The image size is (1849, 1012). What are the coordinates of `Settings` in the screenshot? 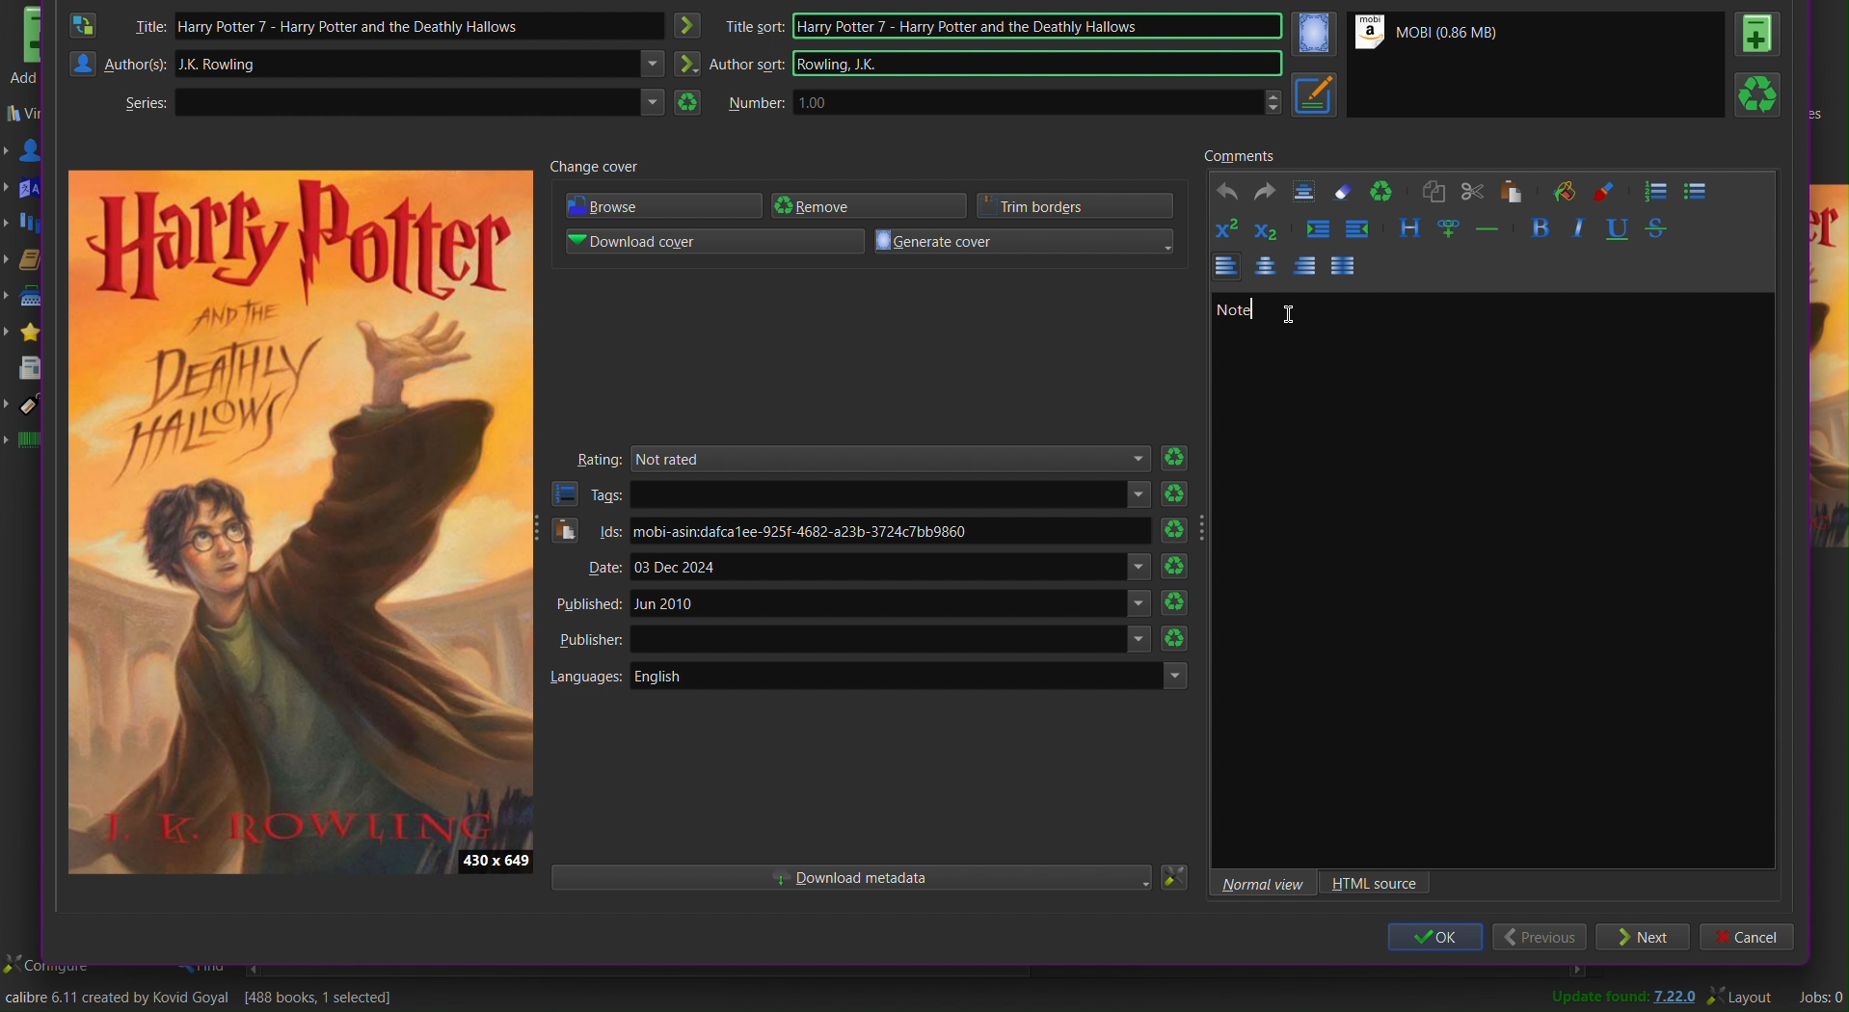 It's located at (1175, 879).